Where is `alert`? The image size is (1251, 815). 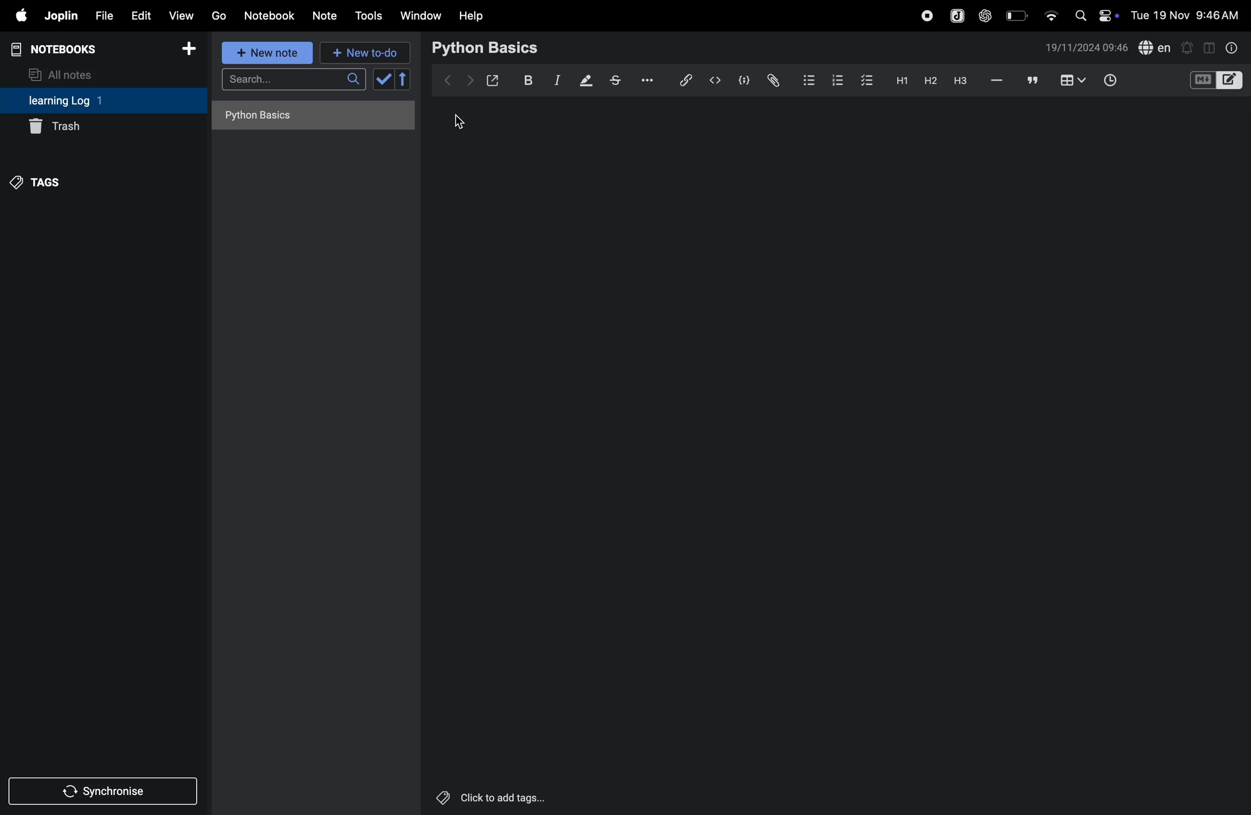 alert is located at coordinates (1188, 47).